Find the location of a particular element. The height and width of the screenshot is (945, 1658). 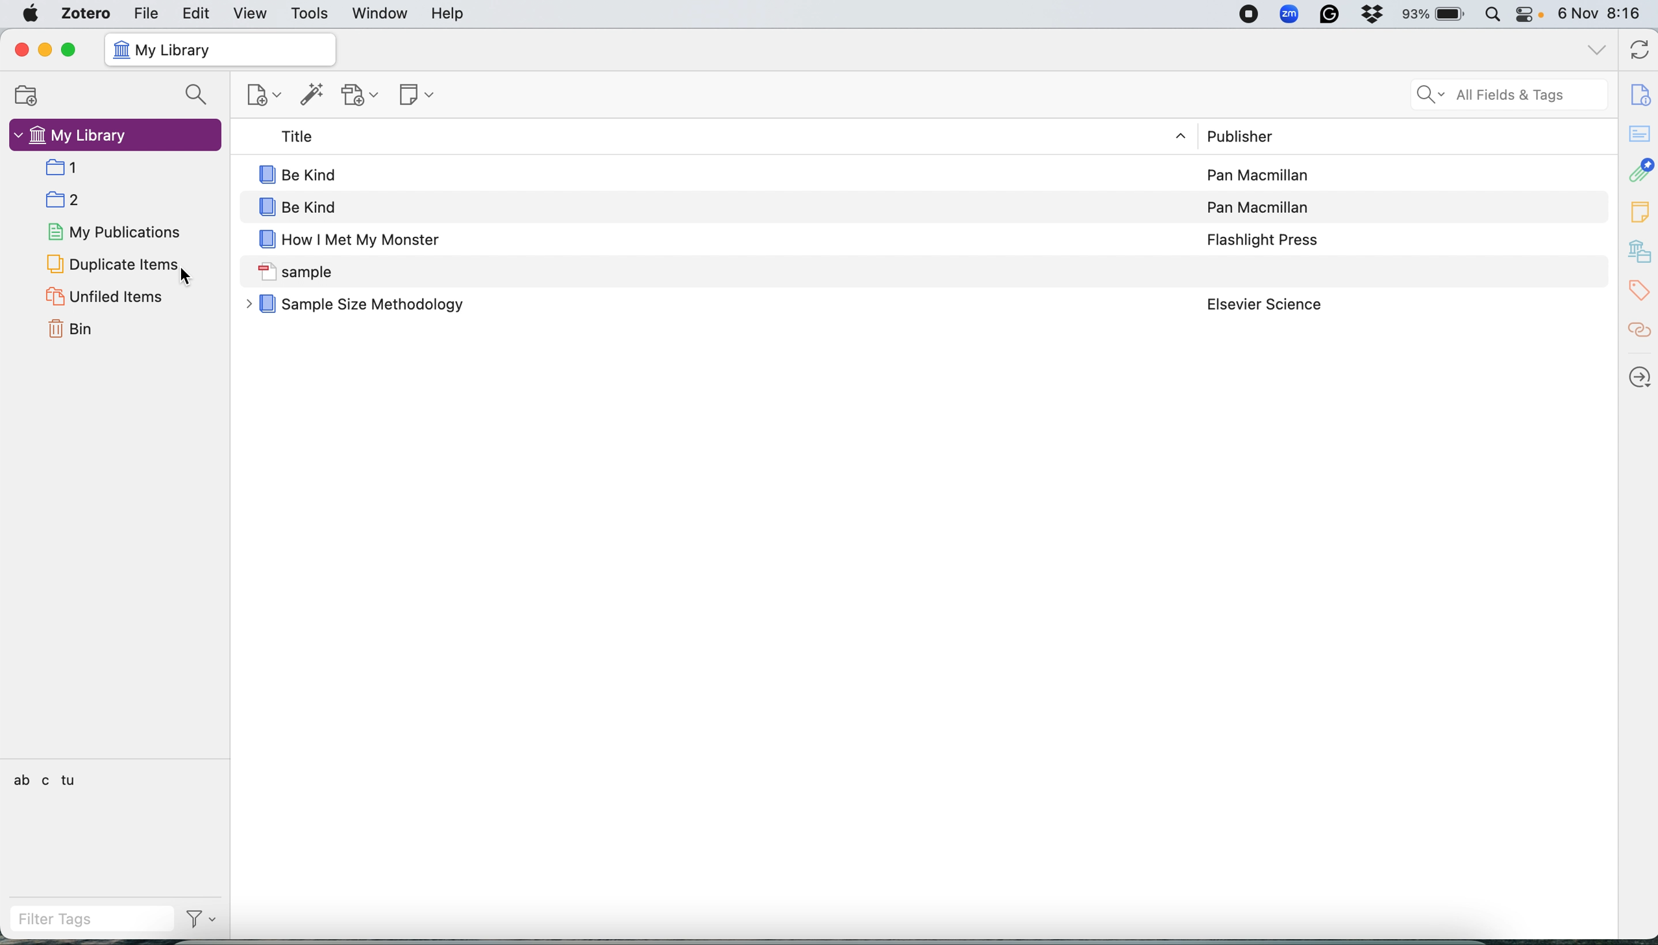

Filter is located at coordinates (201, 921).